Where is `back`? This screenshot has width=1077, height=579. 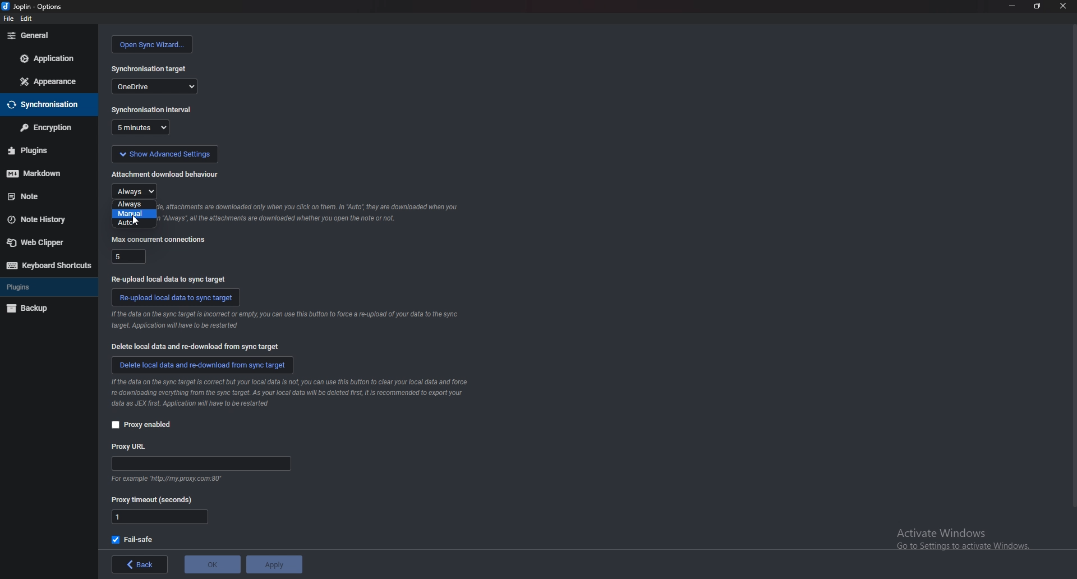 back is located at coordinates (139, 564).